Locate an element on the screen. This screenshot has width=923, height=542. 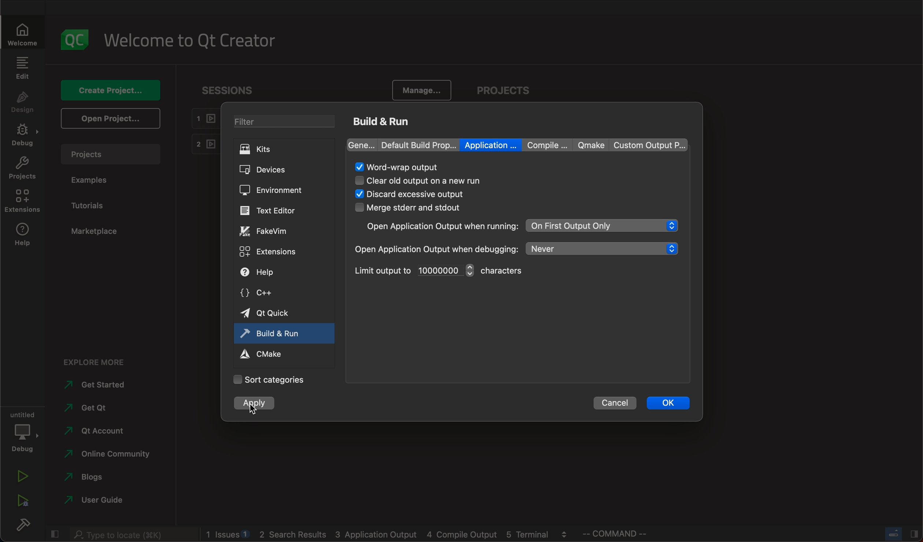
fakevim is located at coordinates (275, 232).